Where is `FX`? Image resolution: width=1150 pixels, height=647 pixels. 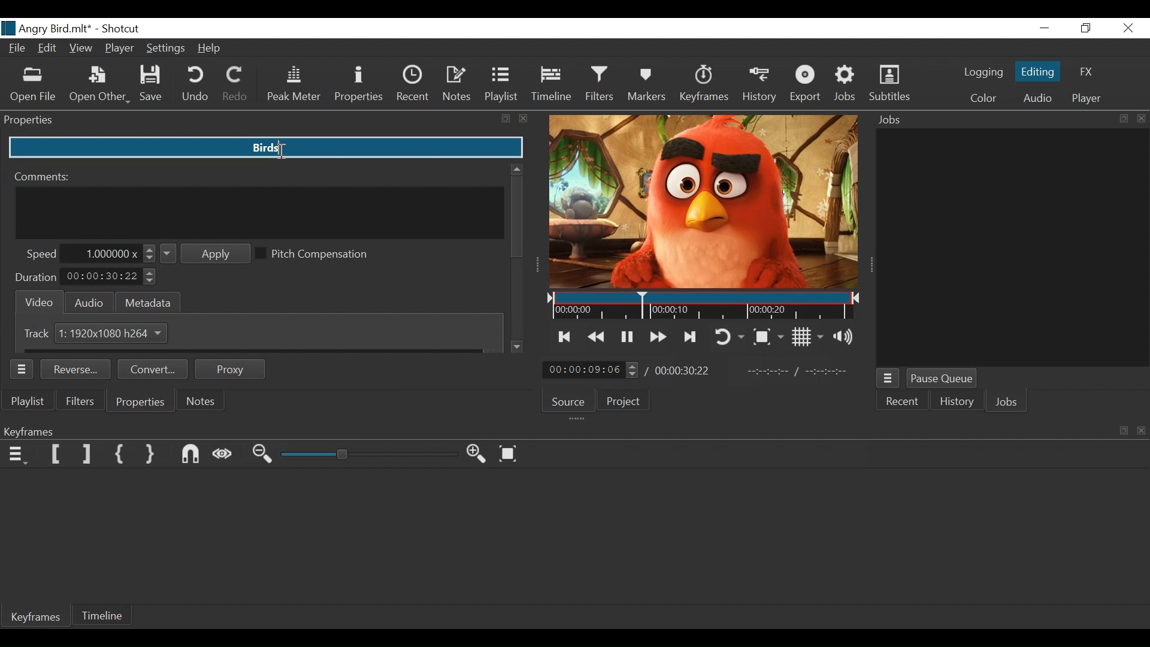 FX is located at coordinates (1087, 71).